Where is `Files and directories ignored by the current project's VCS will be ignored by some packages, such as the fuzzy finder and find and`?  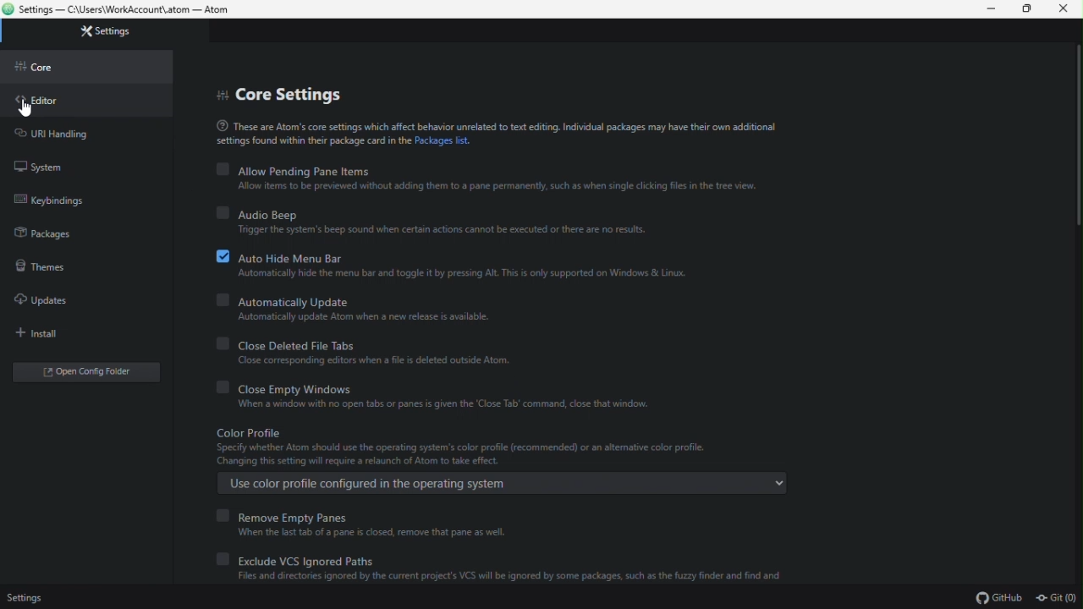 Files and directories ignored by the current project's VCS will be ignored by some packages, such as the fuzzy finder and find and is located at coordinates (507, 578).